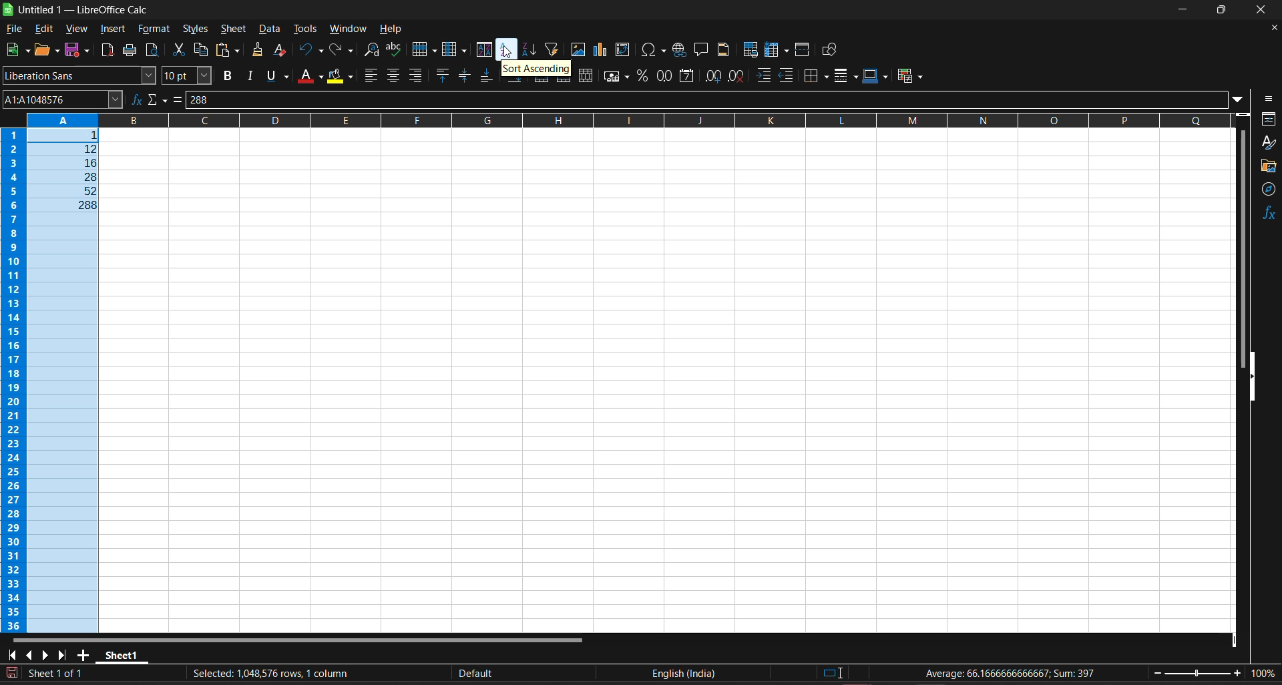  I want to click on insert image, so click(576, 50).